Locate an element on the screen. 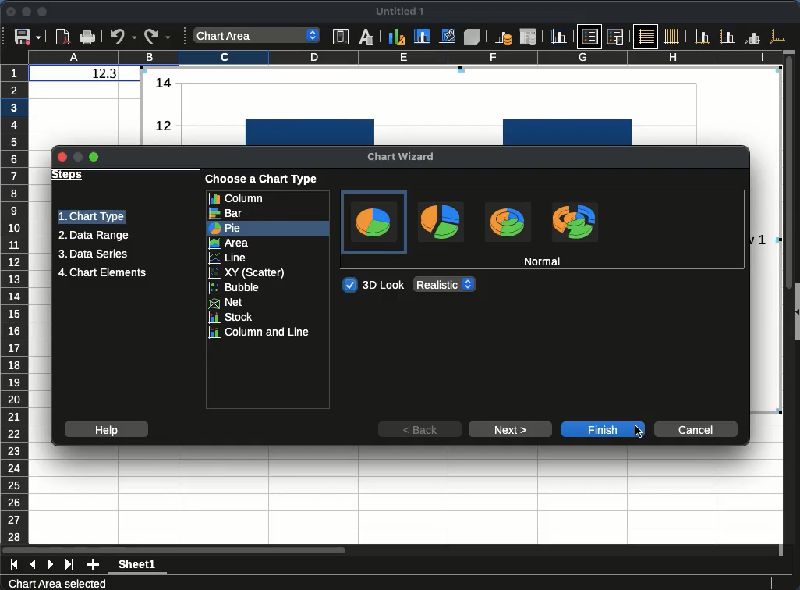 The width and height of the screenshot is (800, 590). cancel is located at coordinates (696, 429).